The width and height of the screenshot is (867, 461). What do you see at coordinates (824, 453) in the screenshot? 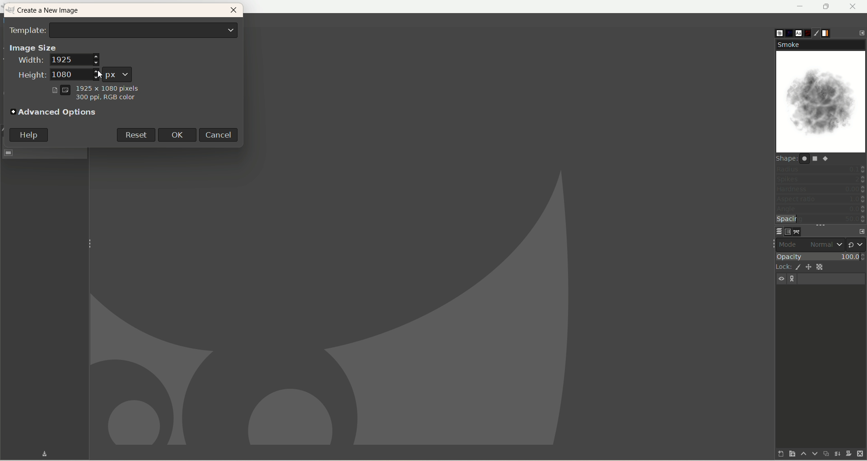
I see `duplicate layer` at bounding box center [824, 453].